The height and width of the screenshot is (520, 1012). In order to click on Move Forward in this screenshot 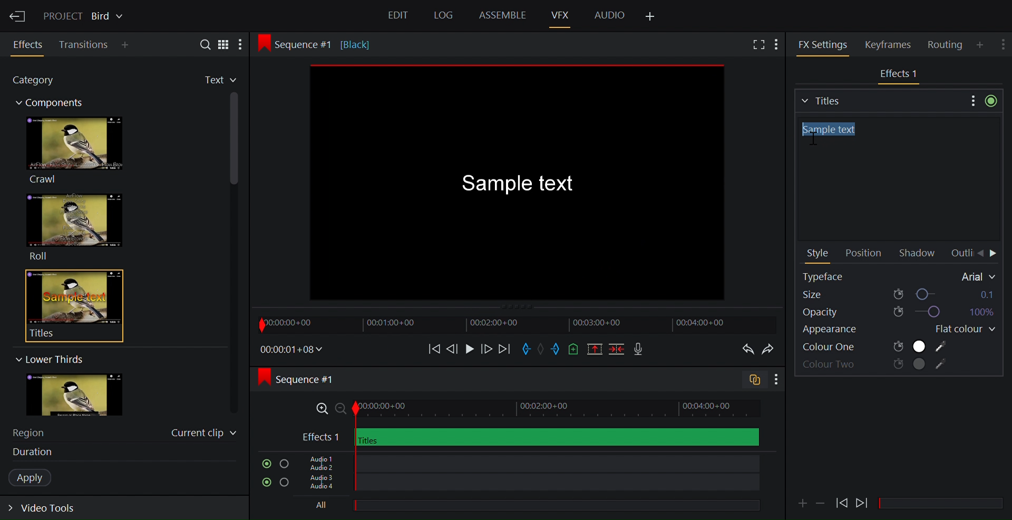, I will do `click(994, 254)`.